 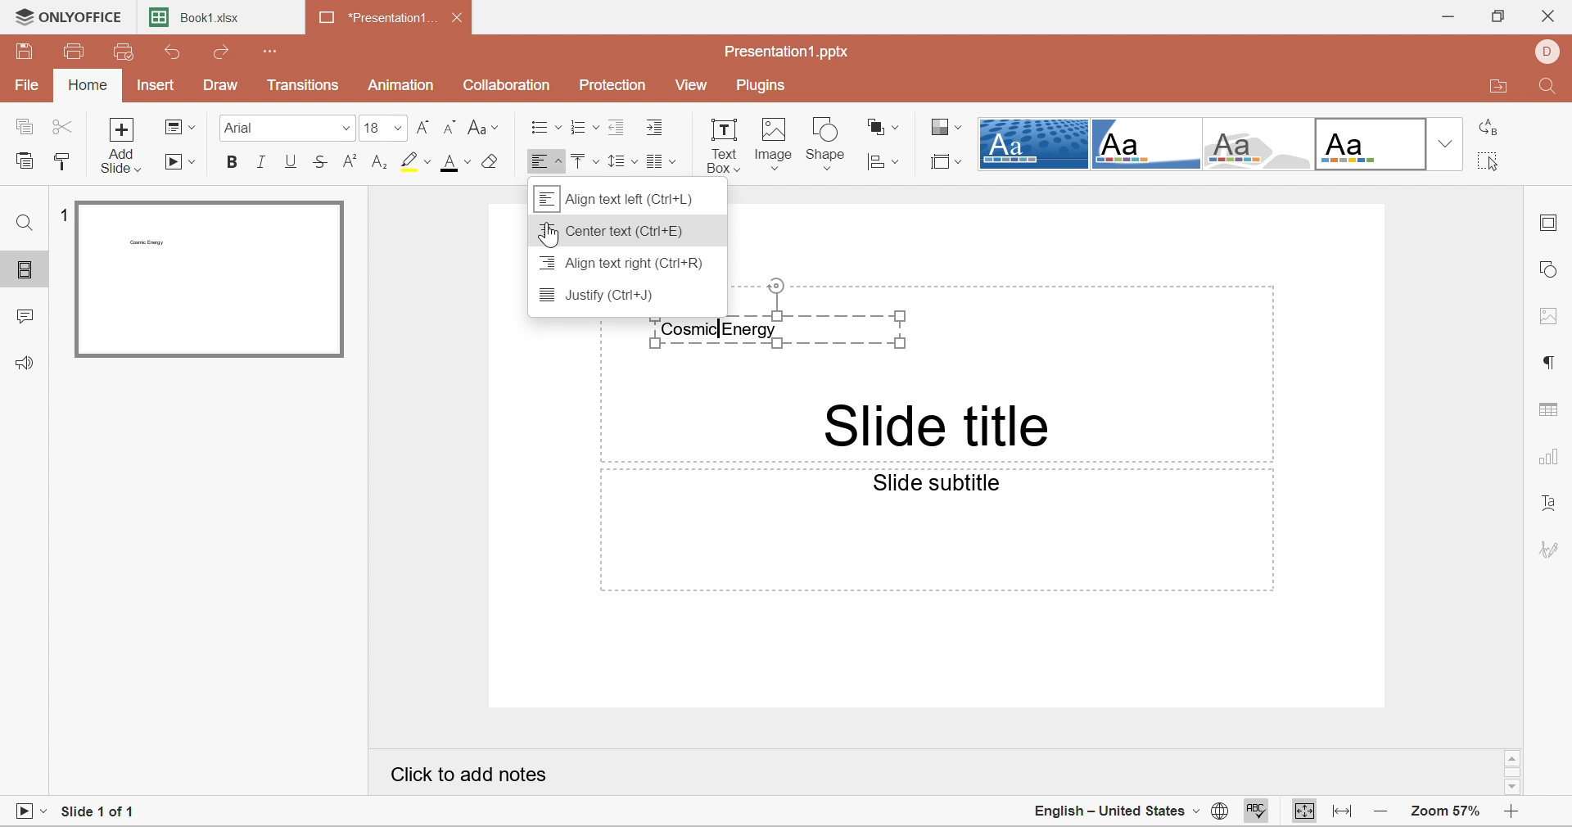 What do you see at coordinates (30, 809) in the screenshot?
I see `Start slideshow` at bounding box center [30, 809].